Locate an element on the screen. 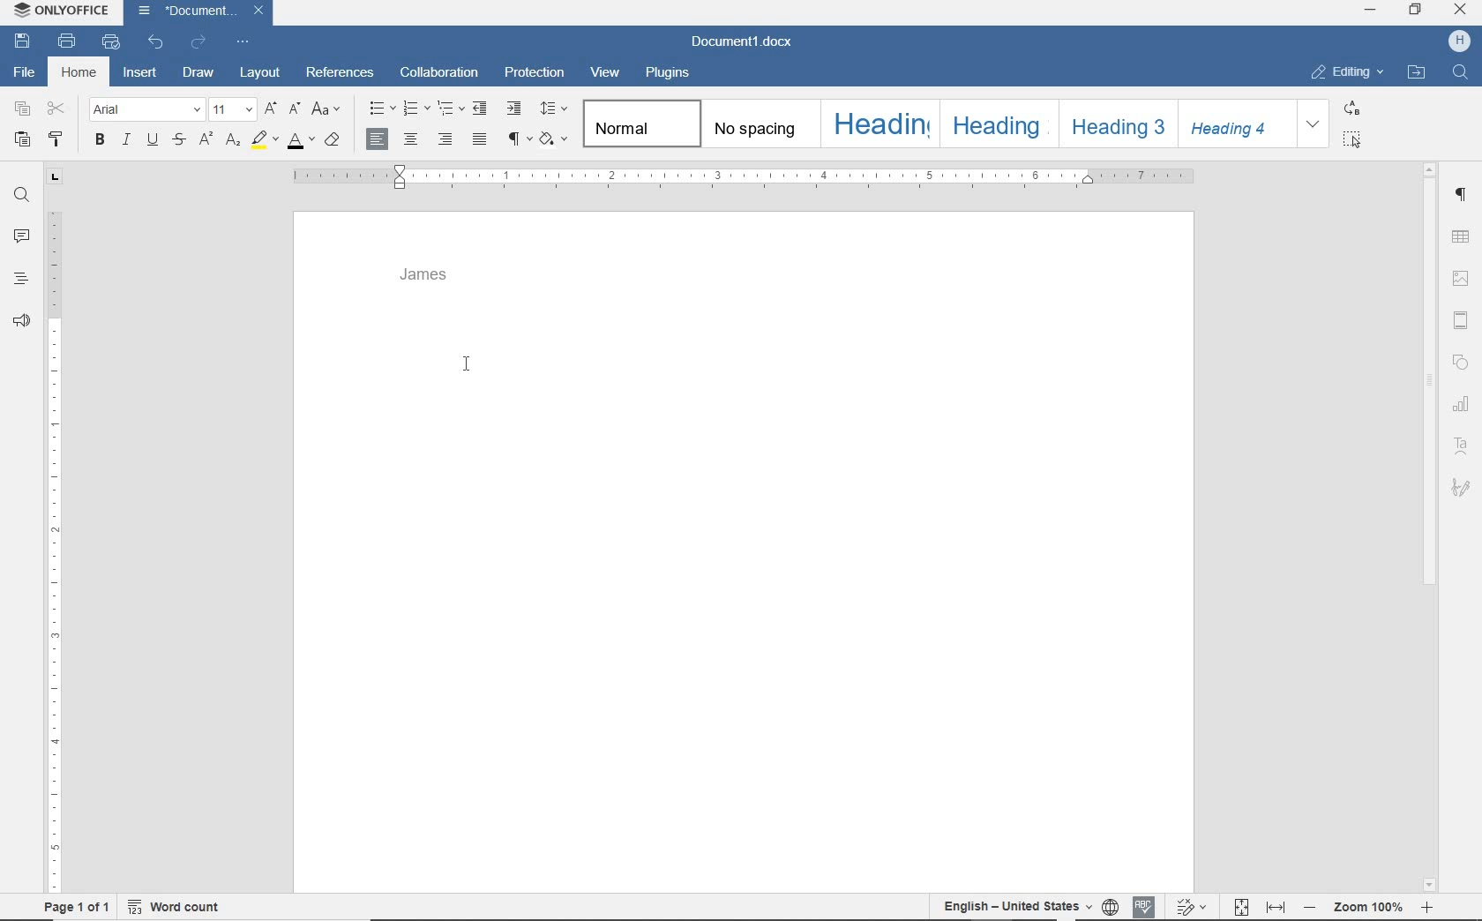  superscript is located at coordinates (204, 139).